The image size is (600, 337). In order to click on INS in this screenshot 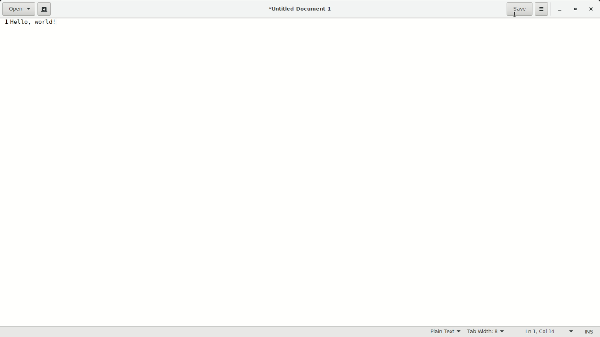, I will do `click(589, 331)`.